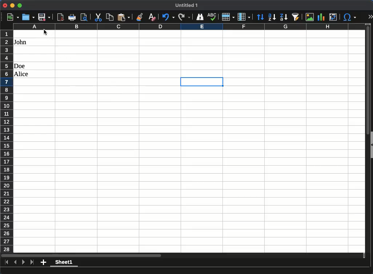 The image size is (373, 274). What do you see at coordinates (5, 5) in the screenshot?
I see `close` at bounding box center [5, 5].